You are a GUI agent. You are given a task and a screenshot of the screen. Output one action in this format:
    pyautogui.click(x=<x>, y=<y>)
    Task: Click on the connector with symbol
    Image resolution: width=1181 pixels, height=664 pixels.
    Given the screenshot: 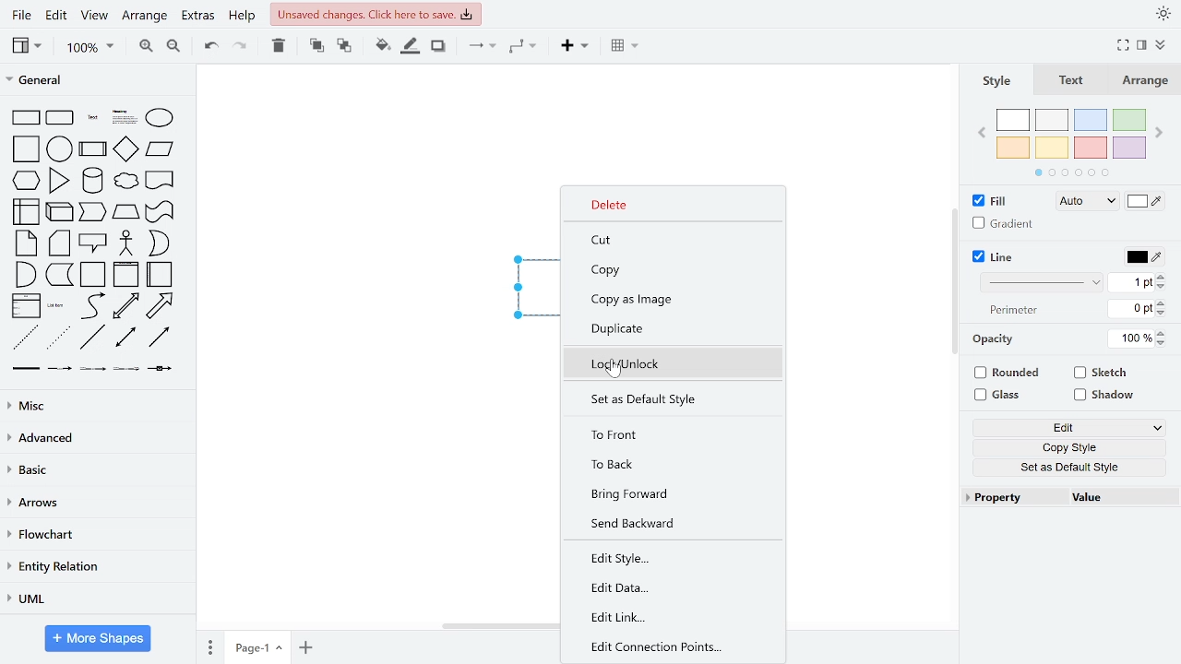 What is the action you would take?
    pyautogui.click(x=161, y=369)
    